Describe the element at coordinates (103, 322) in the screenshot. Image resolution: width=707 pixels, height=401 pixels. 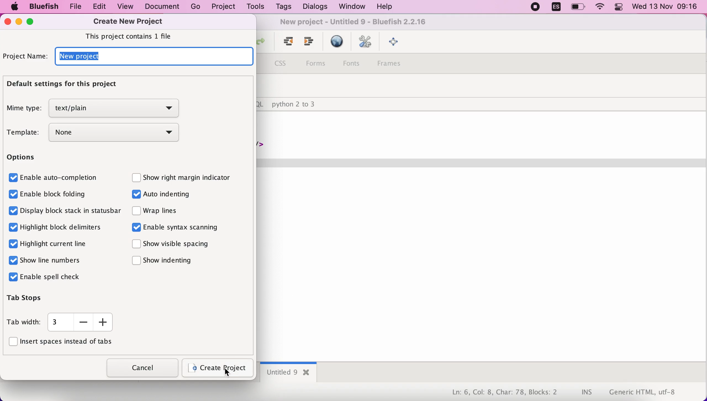
I see `increment tab width` at that location.